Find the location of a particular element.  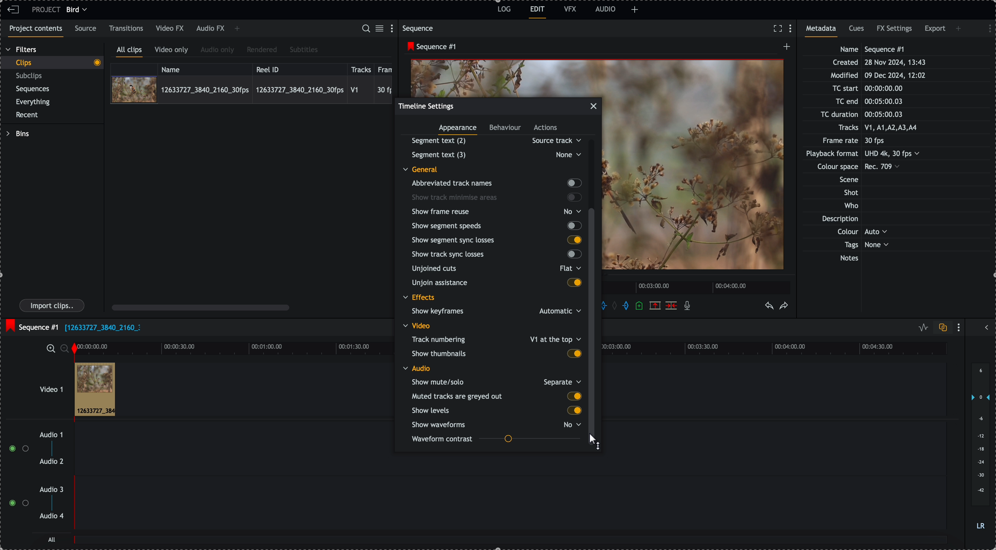

appearance is located at coordinates (459, 130).